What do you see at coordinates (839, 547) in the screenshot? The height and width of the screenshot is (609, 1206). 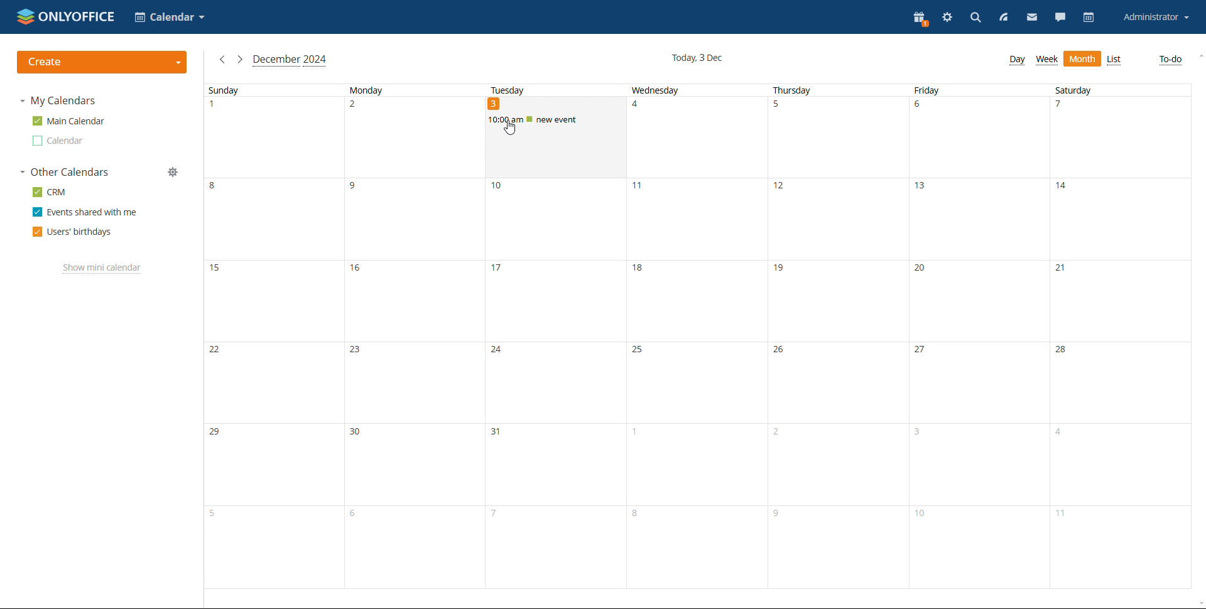 I see `9` at bounding box center [839, 547].